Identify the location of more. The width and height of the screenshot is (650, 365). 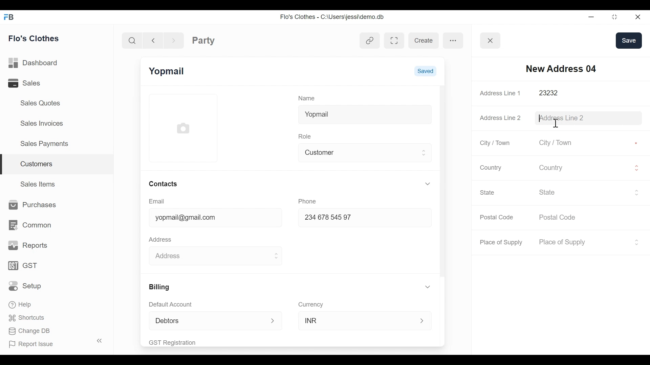
(453, 40).